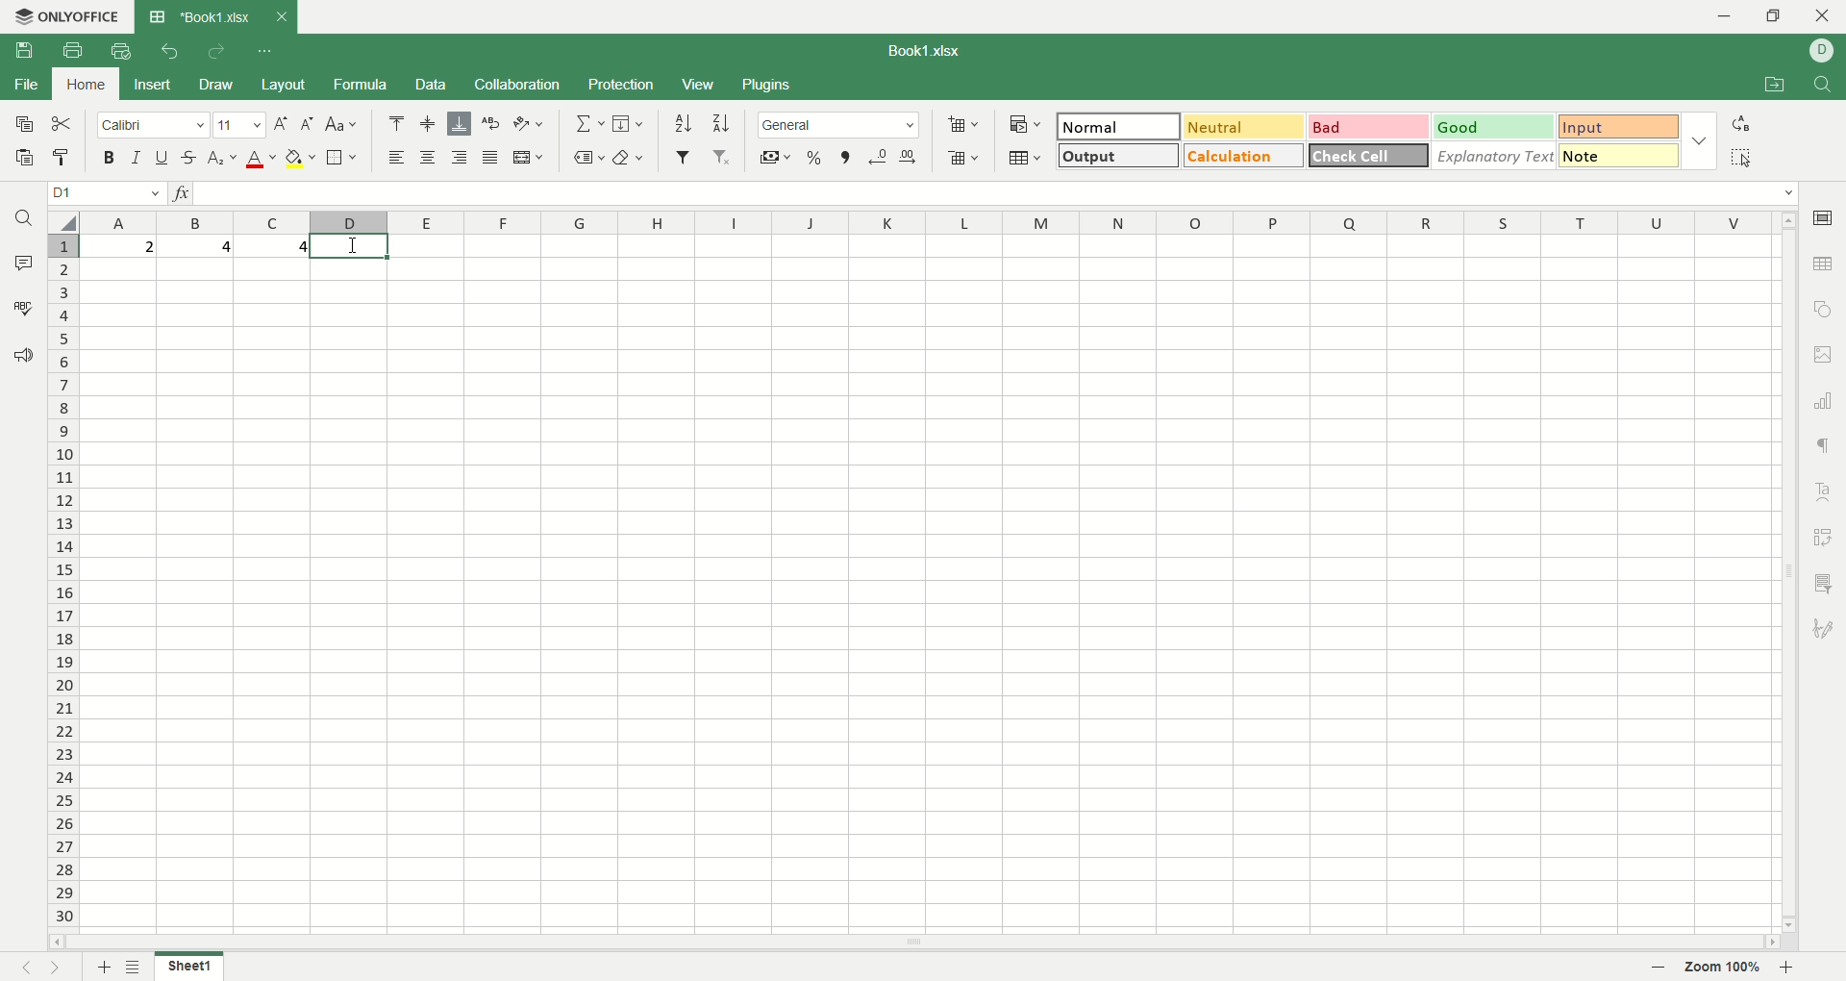 The image size is (1846, 981). Describe the element at coordinates (360, 84) in the screenshot. I see `formula` at that location.